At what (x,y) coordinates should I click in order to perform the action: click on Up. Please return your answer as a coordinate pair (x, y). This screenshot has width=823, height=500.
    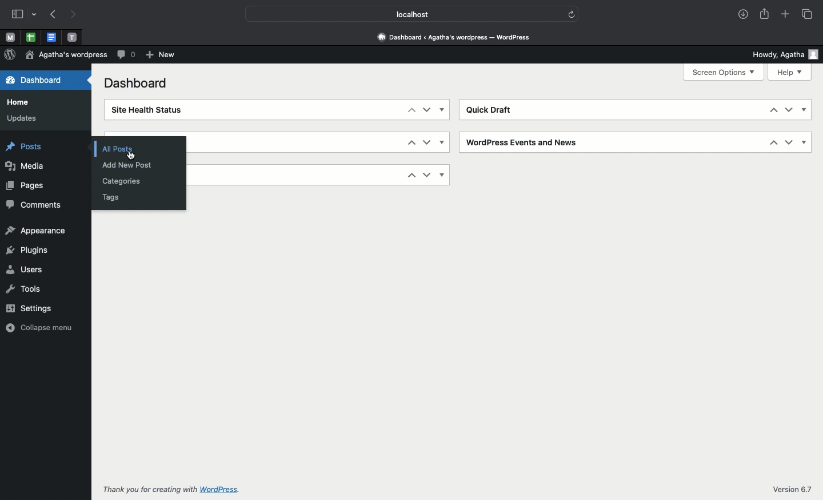
    Looking at the image, I should click on (768, 112).